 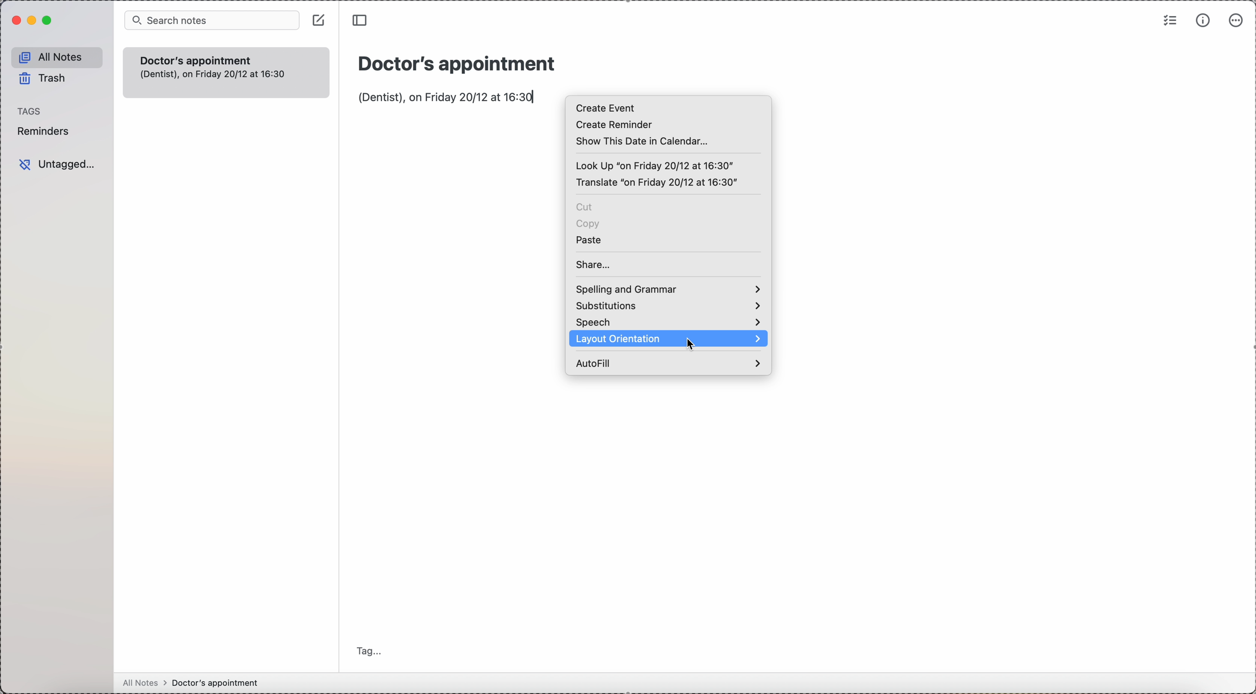 What do you see at coordinates (656, 165) in the screenshot?
I see `look up on friday 20/12 at 16:30` at bounding box center [656, 165].